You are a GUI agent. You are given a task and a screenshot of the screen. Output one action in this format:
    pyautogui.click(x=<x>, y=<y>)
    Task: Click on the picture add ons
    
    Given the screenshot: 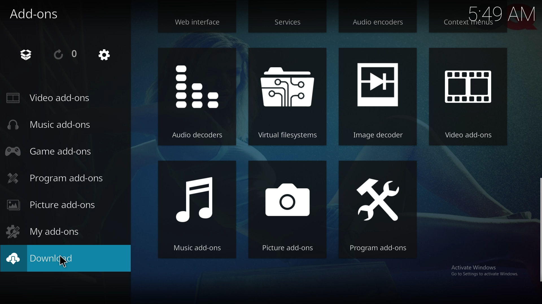 What is the action you would take?
    pyautogui.click(x=56, y=205)
    